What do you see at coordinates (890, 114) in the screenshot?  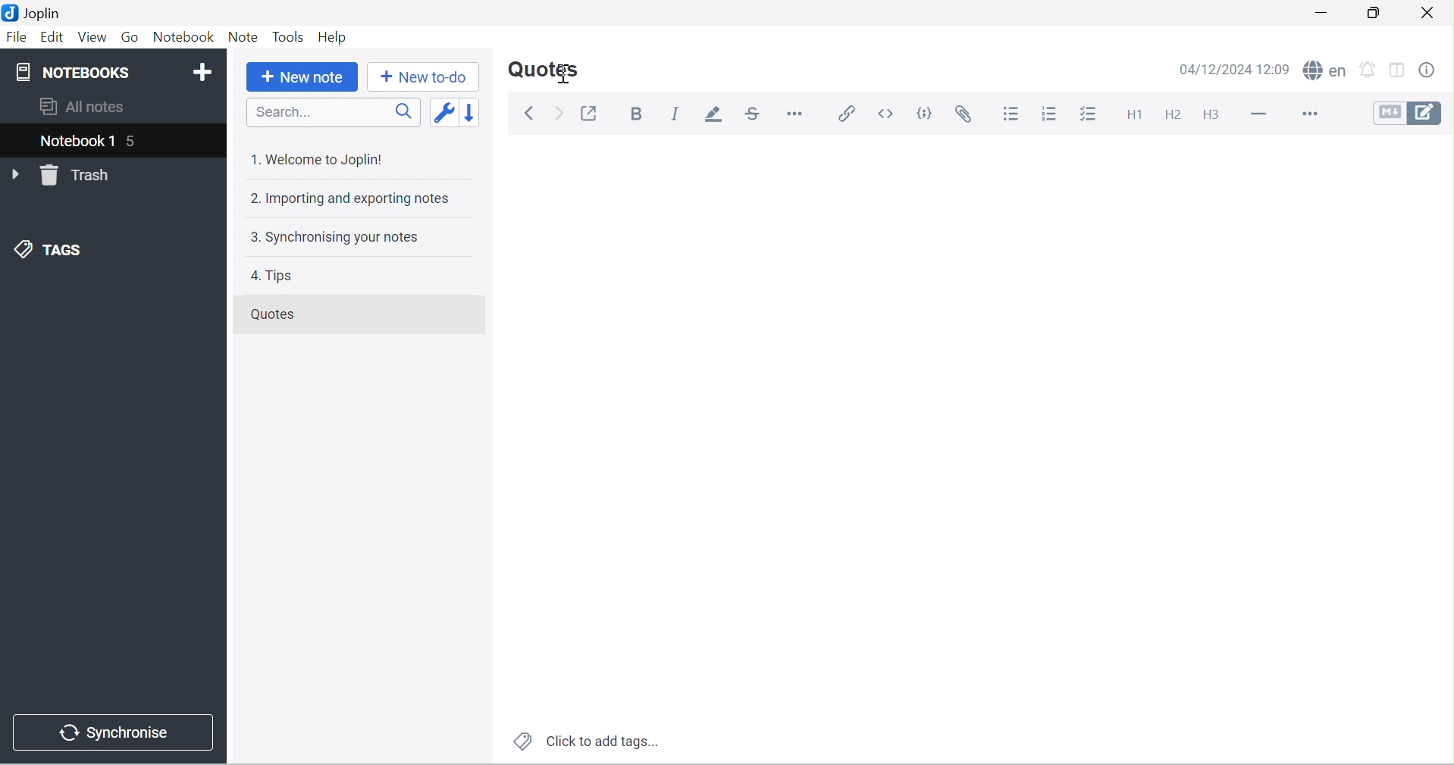 I see `Inline code` at bounding box center [890, 114].